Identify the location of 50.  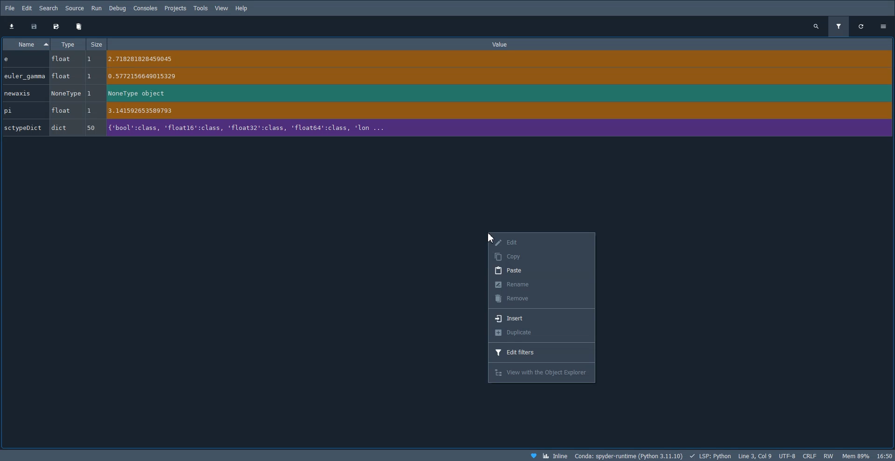
(90, 128).